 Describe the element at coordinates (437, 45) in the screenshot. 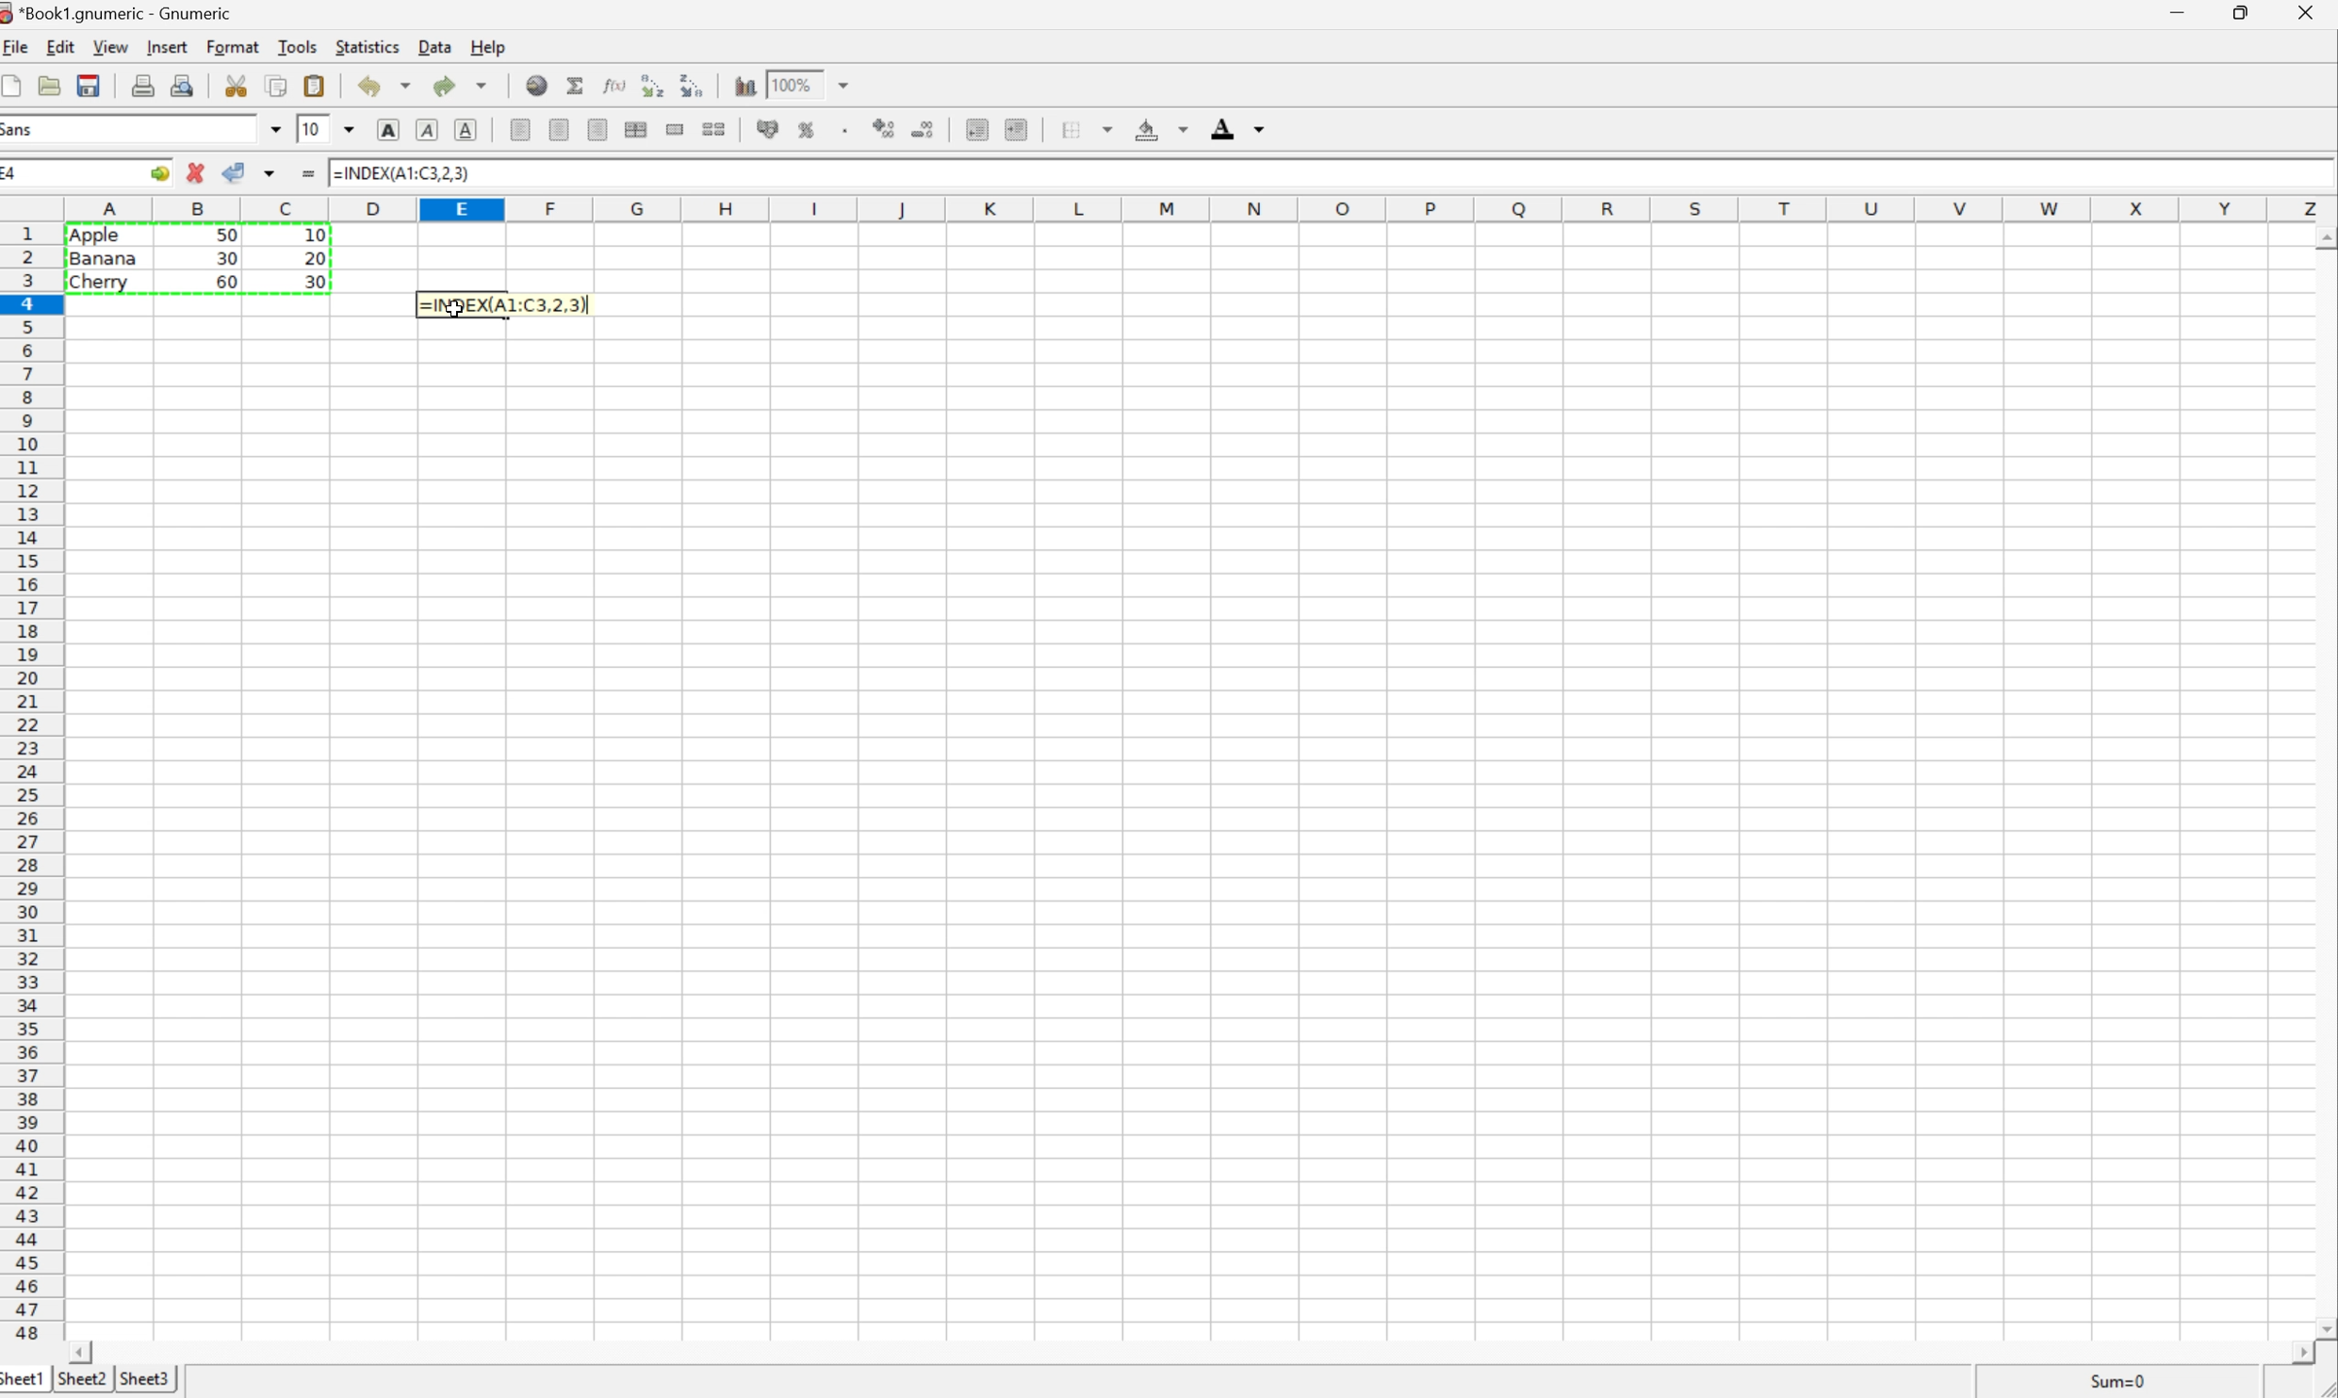

I see `data` at that location.